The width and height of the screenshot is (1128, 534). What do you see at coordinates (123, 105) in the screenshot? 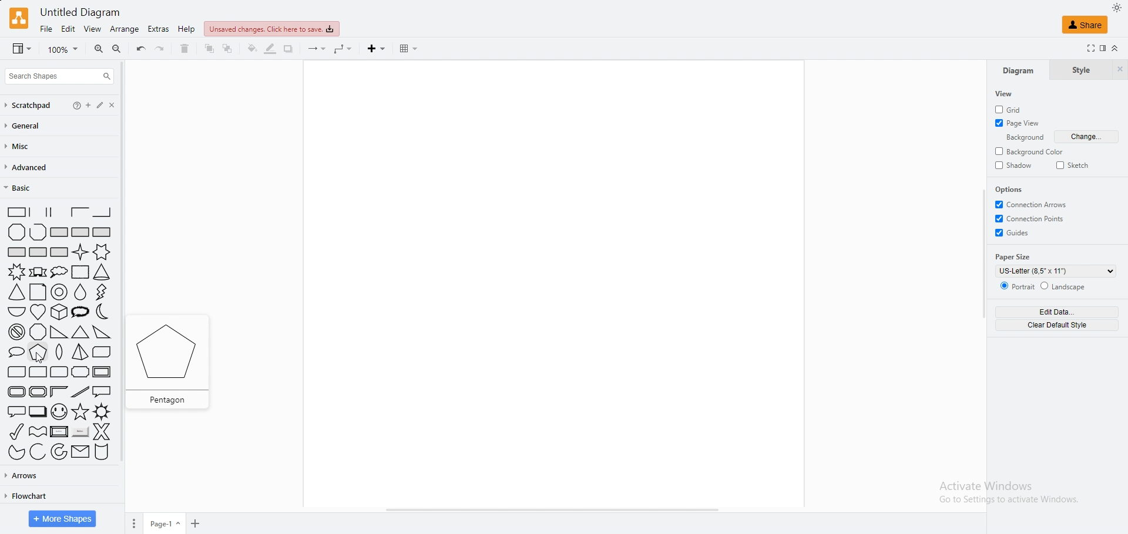
I see `close` at bounding box center [123, 105].